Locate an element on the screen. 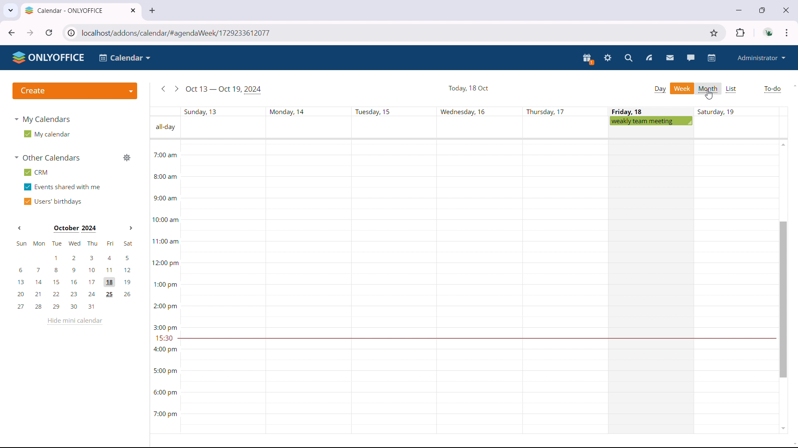 This screenshot has width=798, height=448. list view is located at coordinates (732, 89).